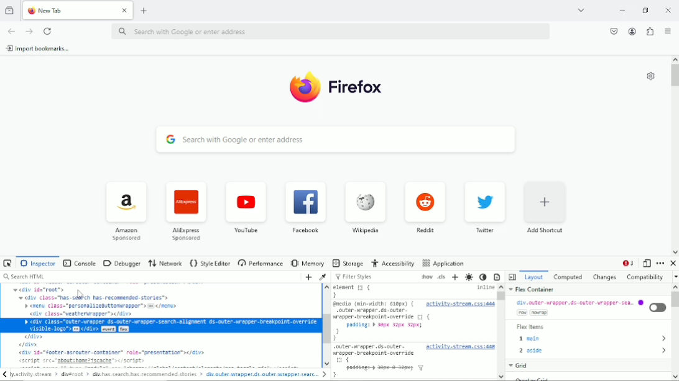  I want to click on down, so click(674, 277).